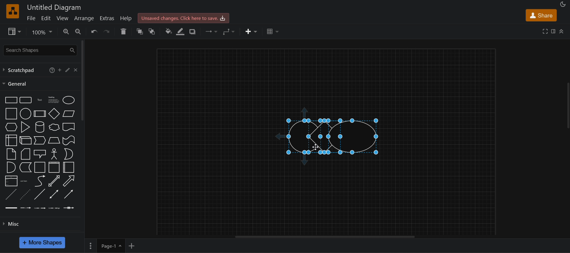  Describe the element at coordinates (152, 31) in the screenshot. I see `to back` at that location.